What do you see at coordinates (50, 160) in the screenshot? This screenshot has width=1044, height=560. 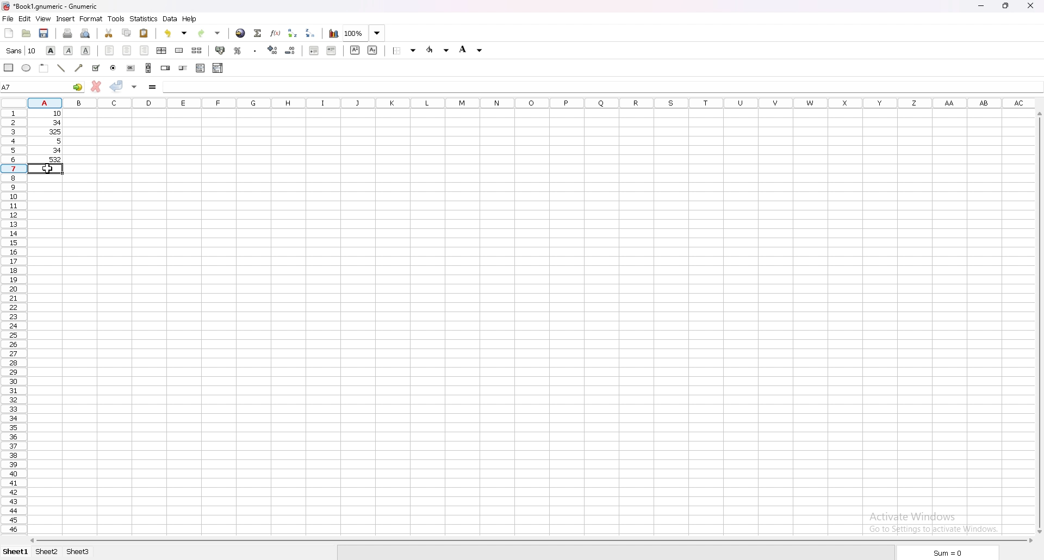 I see `532` at bounding box center [50, 160].